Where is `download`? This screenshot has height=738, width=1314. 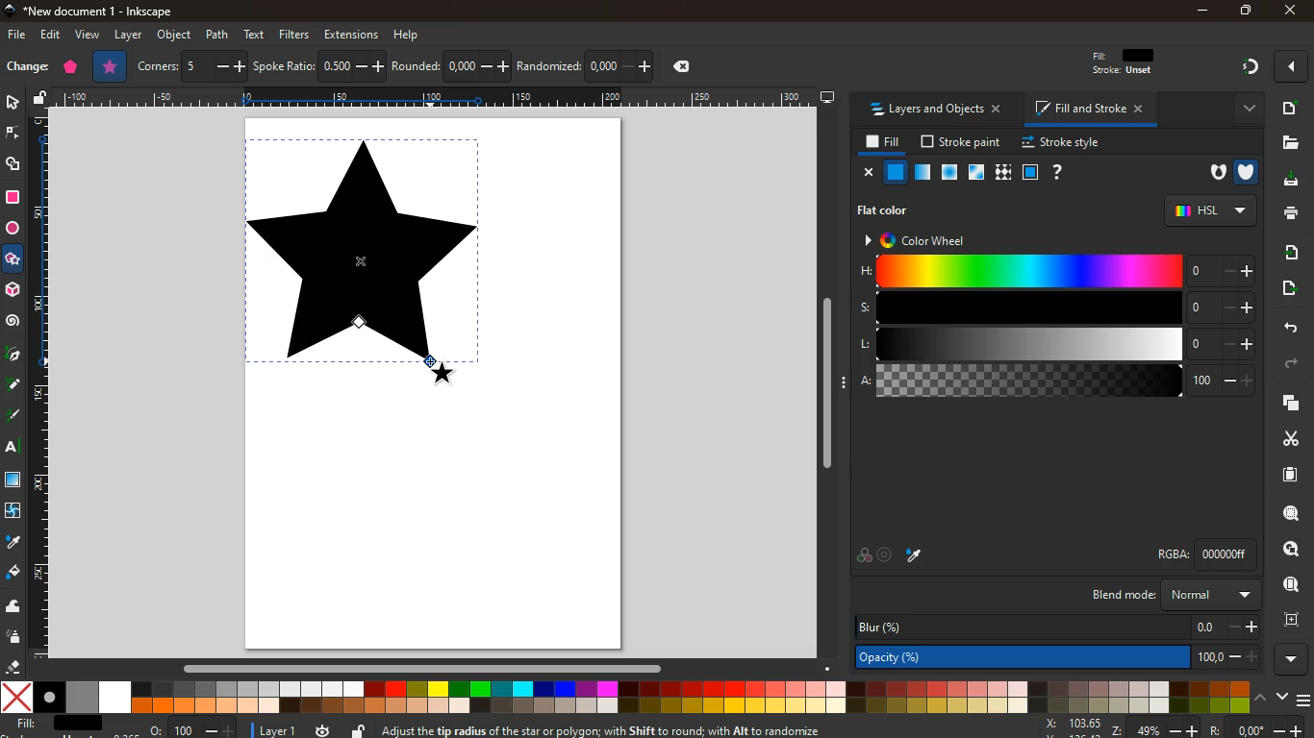
download is located at coordinates (1291, 181).